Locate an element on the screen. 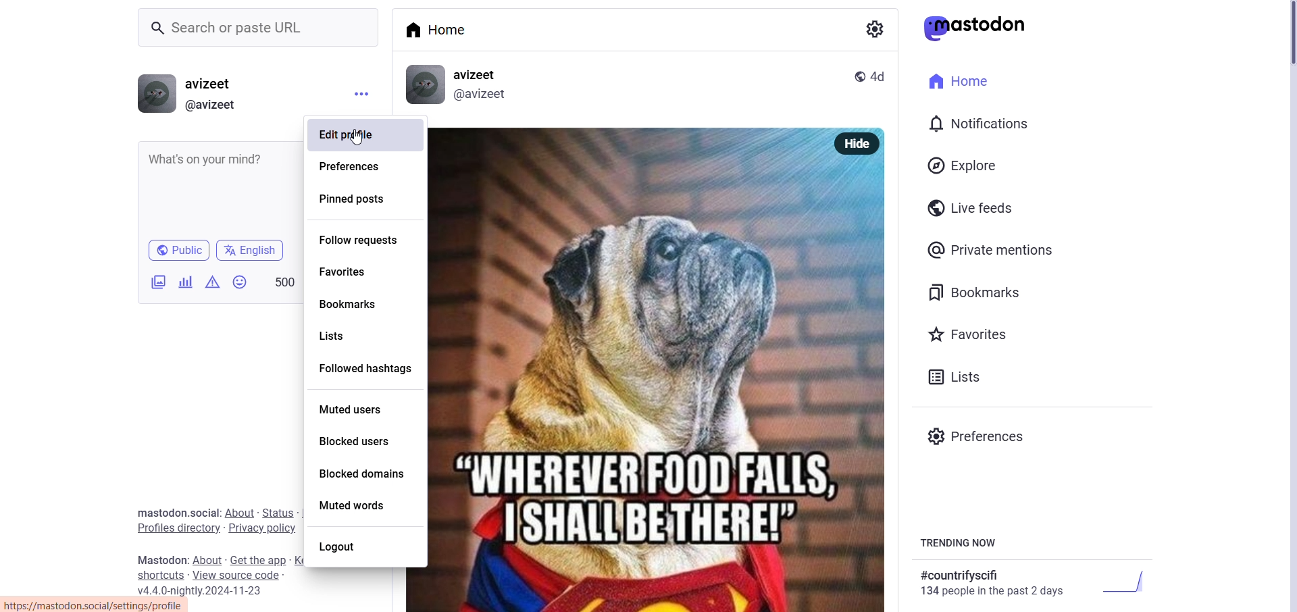 This screenshot has height=612, width=1297. favourites is located at coordinates (968, 332).